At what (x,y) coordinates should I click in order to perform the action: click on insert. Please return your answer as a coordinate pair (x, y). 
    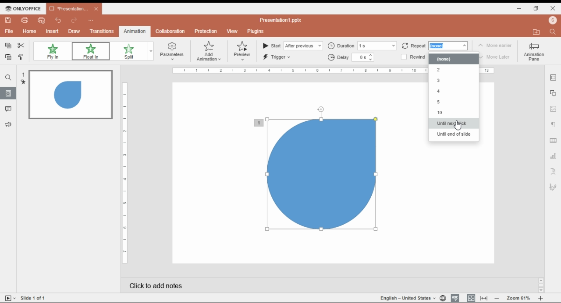
    Looking at the image, I should click on (53, 31).